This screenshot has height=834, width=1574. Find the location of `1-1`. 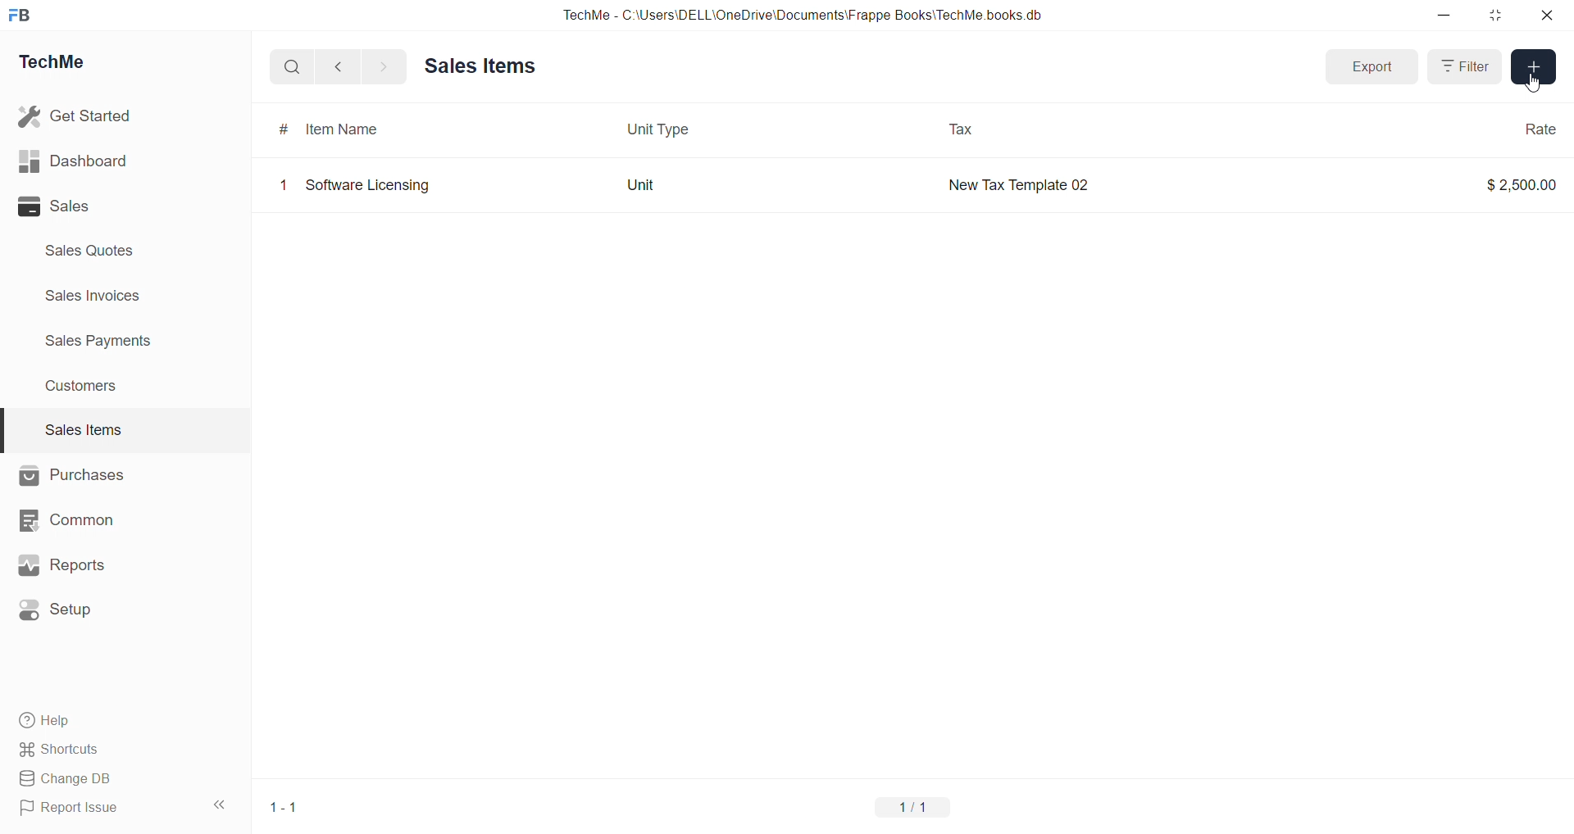

1-1 is located at coordinates (284, 805).